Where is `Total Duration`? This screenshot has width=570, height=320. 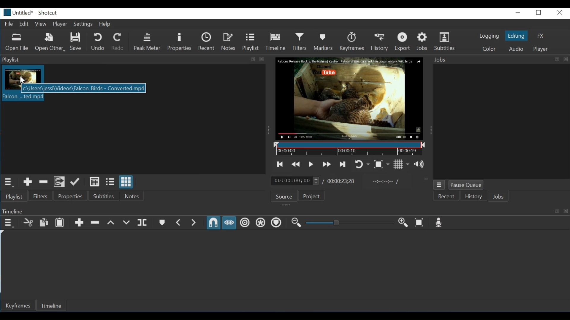 Total Duration is located at coordinates (341, 182).